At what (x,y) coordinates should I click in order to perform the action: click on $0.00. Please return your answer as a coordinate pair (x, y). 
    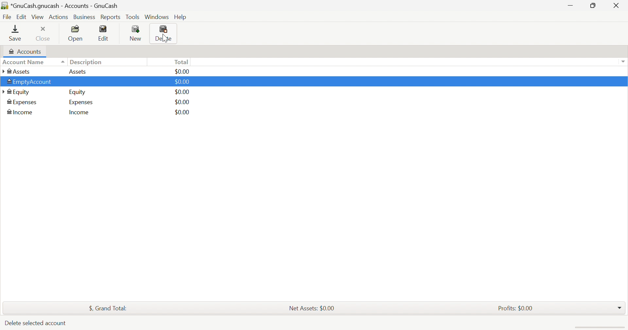
    Looking at the image, I should click on (182, 102).